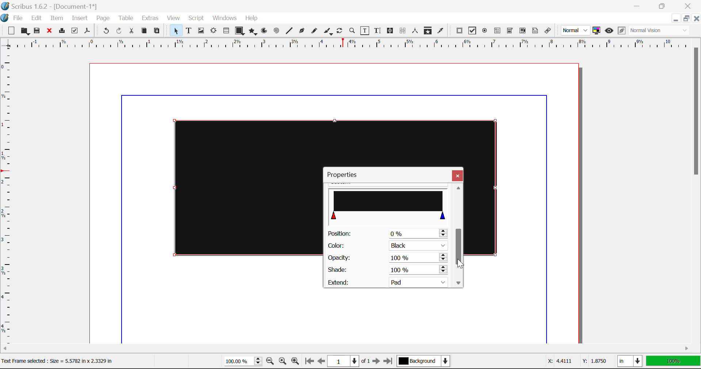 The width and height of the screenshot is (701, 369). I want to click on Scribus 1.6.2 - [Document-1*], so click(49, 6).